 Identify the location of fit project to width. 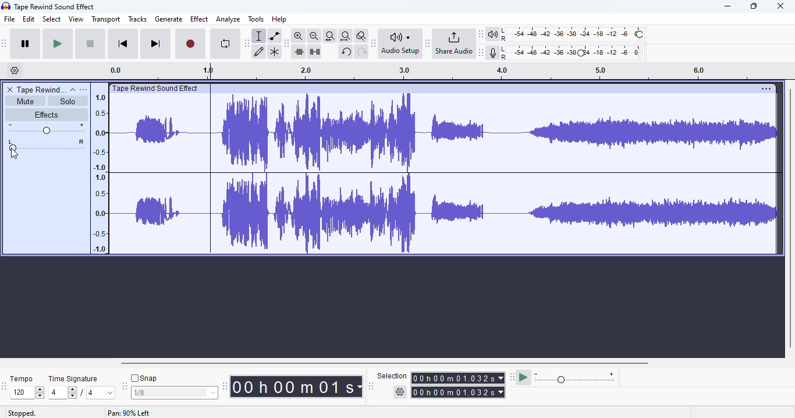
(346, 36).